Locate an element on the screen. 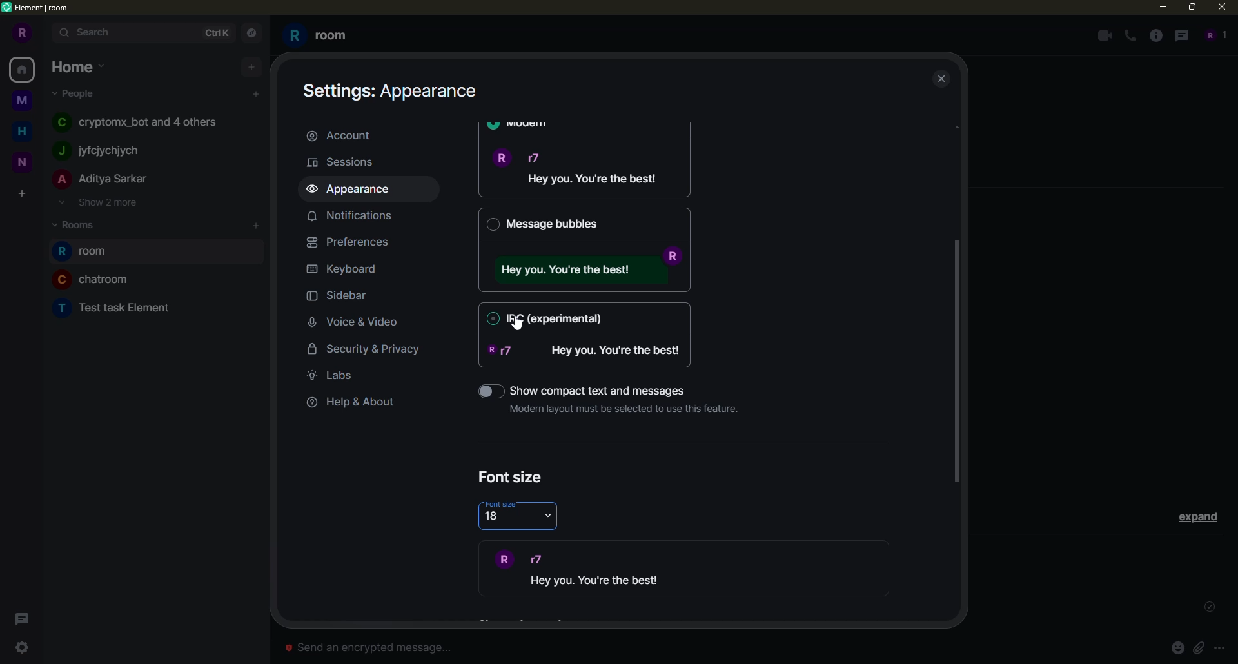 The height and width of the screenshot is (664, 1238). toggle is located at coordinates (491, 391).